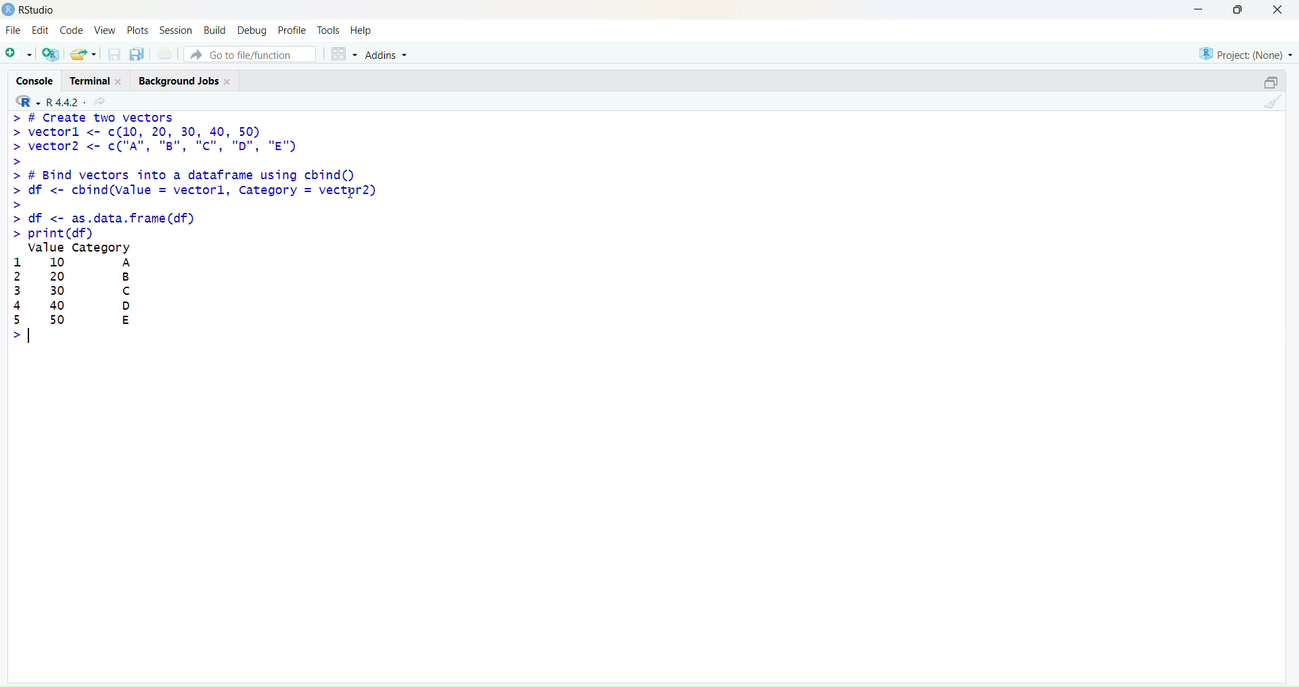 This screenshot has height=687, width=1299. I want to click on save all open document, so click(138, 55).